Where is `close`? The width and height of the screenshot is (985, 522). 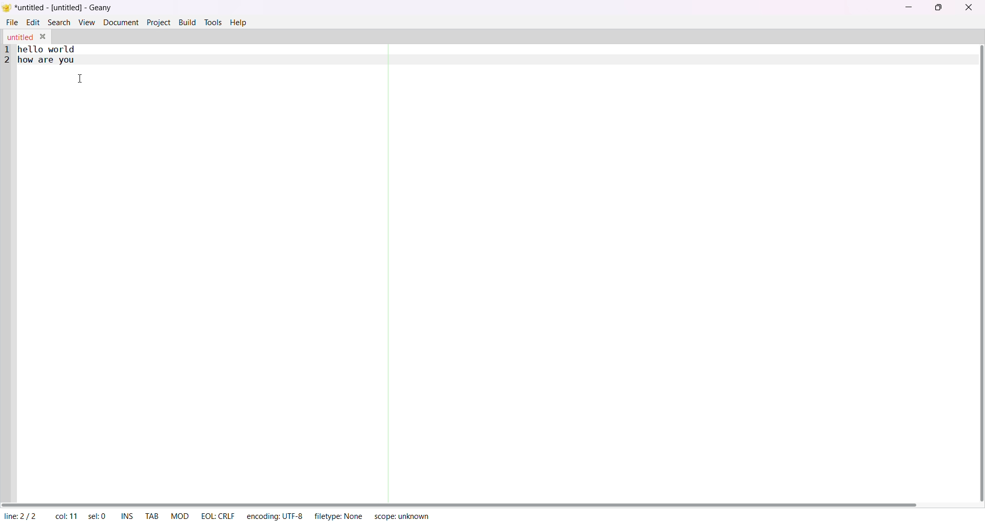 close is located at coordinates (968, 8).